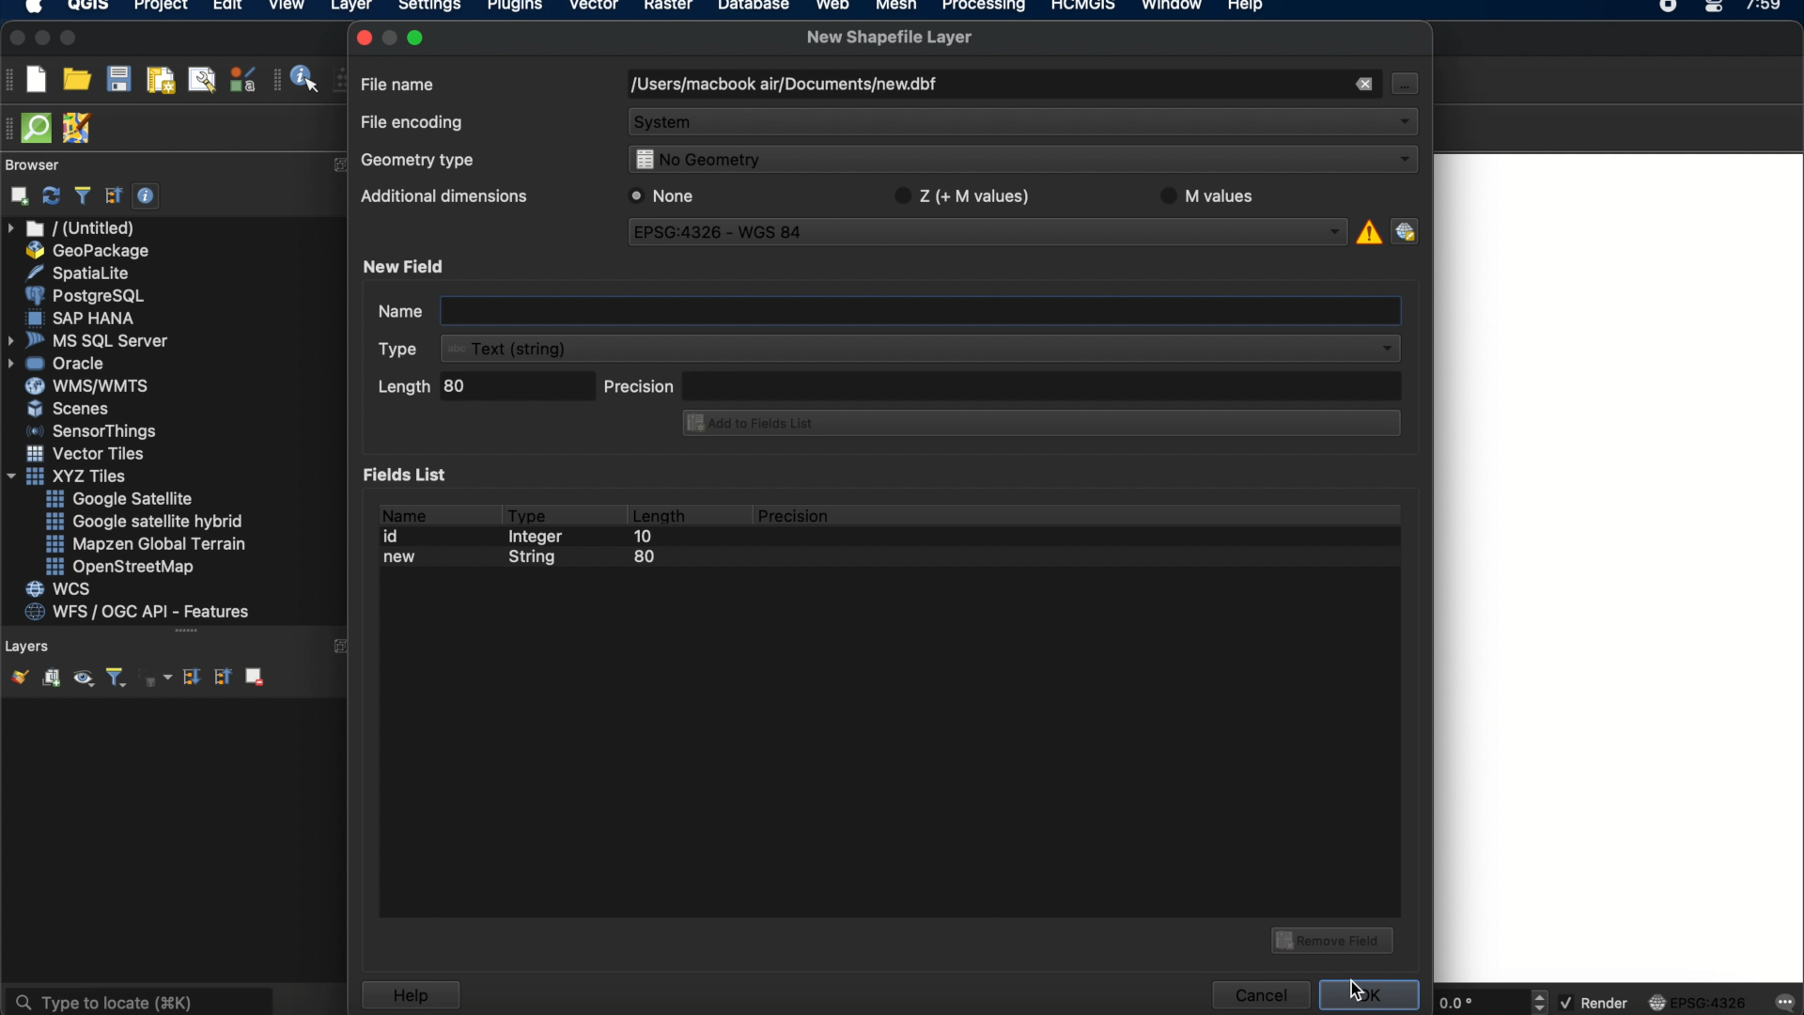 Image resolution: width=1804 pixels, height=1015 pixels. I want to click on integer, so click(540, 539).